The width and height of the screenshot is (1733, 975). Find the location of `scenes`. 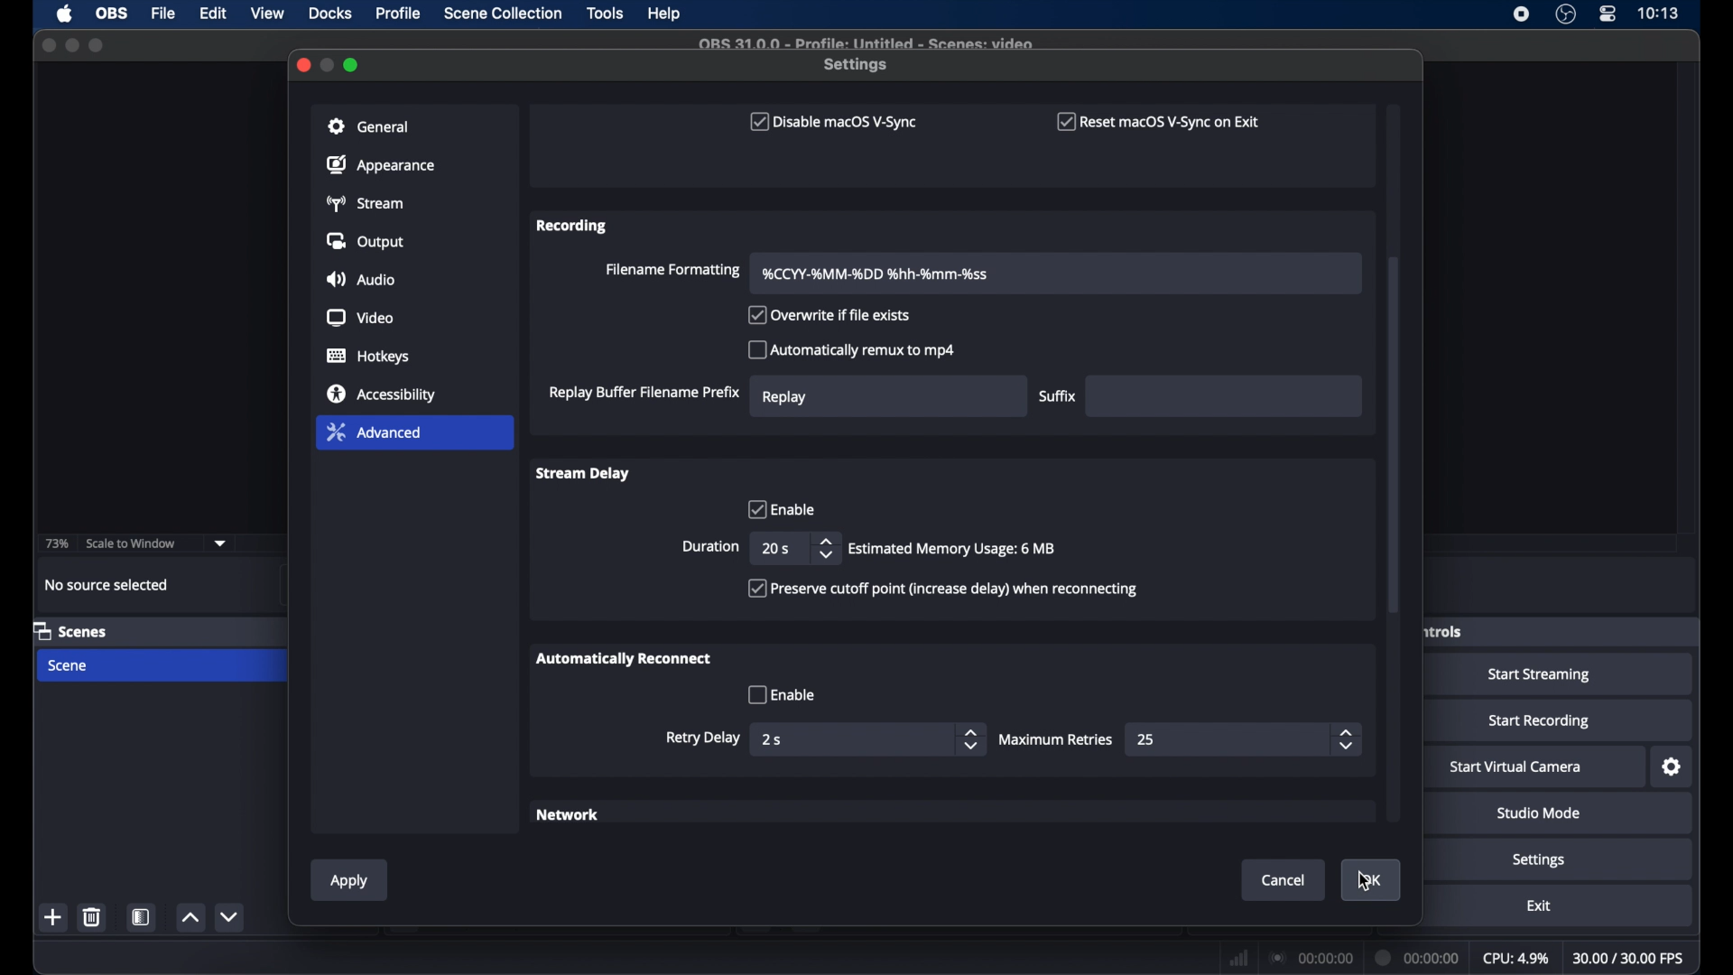

scenes is located at coordinates (70, 630).